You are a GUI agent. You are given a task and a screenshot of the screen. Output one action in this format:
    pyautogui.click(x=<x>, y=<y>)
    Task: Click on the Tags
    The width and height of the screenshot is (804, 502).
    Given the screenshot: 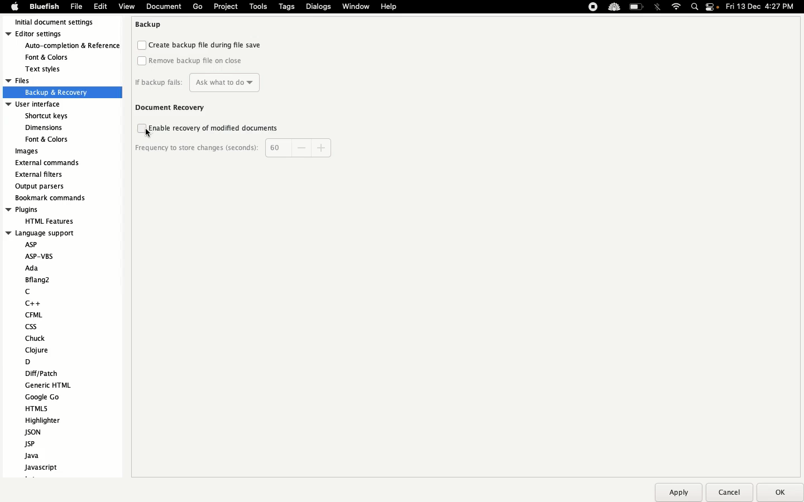 What is the action you would take?
    pyautogui.click(x=288, y=7)
    